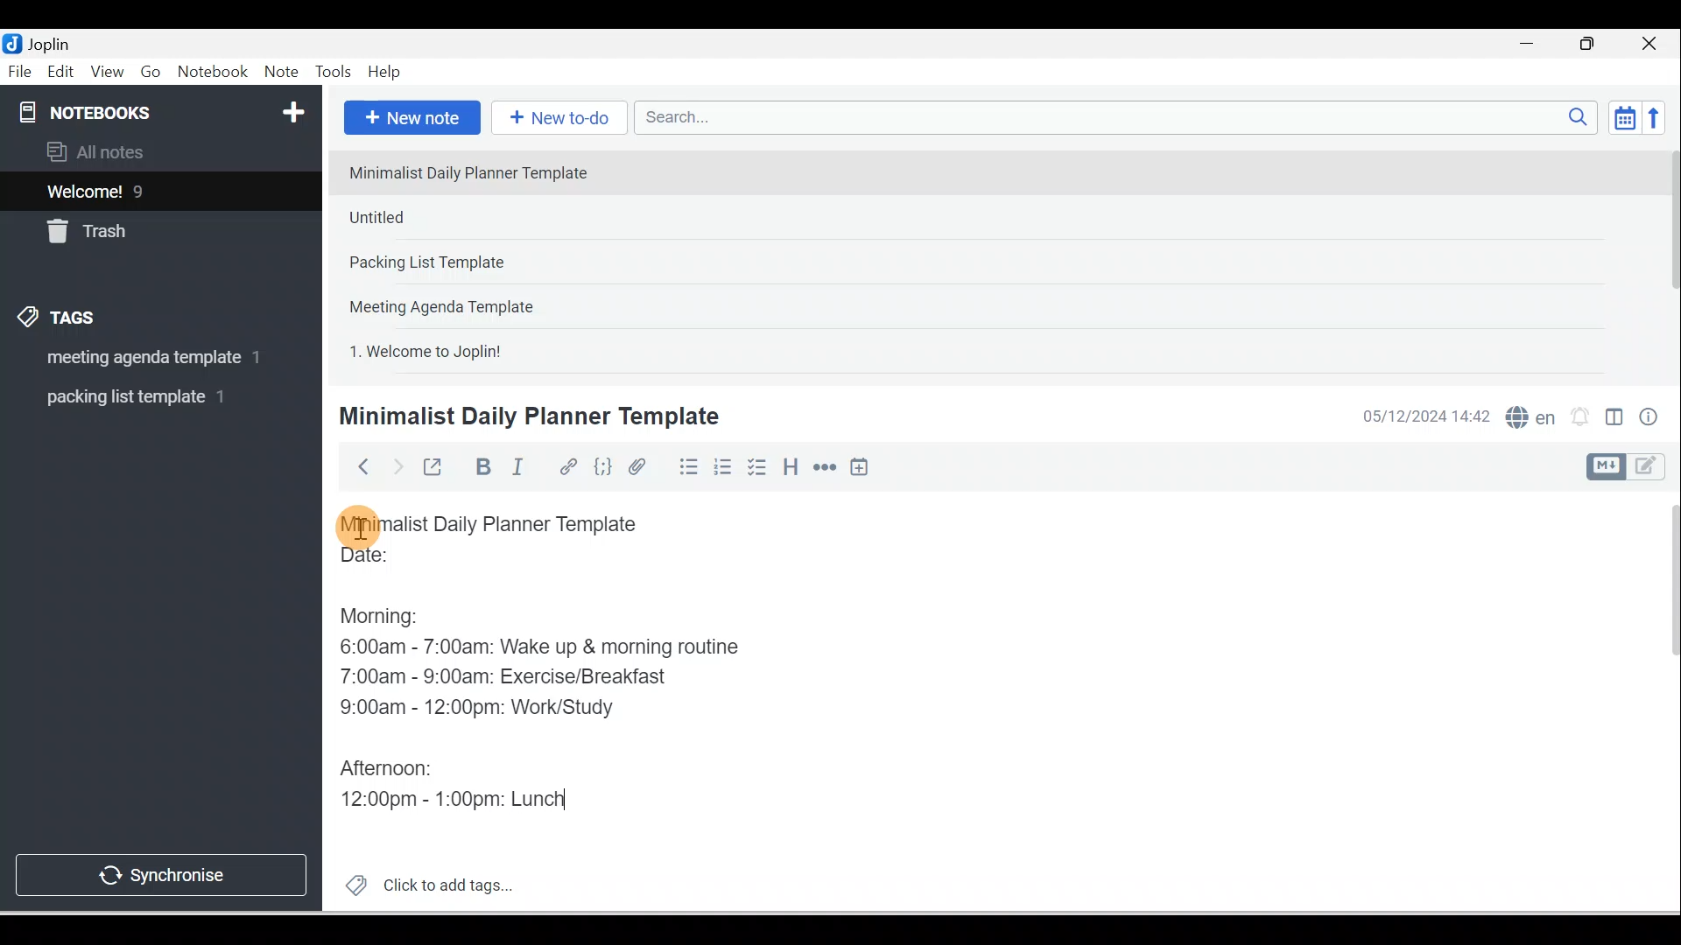  What do you see at coordinates (148, 397) in the screenshot?
I see `Tag 2` at bounding box center [148, 397].